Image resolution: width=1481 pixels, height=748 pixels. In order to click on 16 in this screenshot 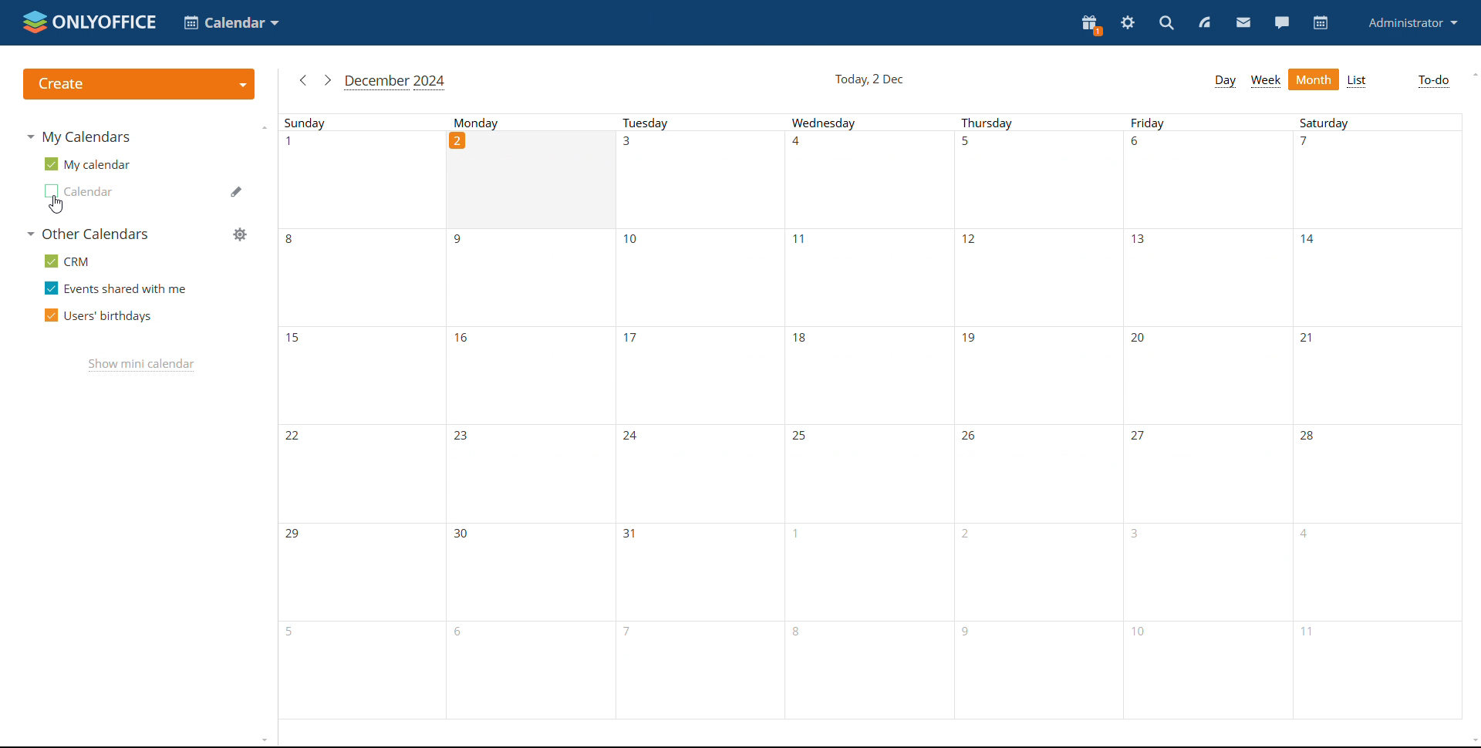, I will do `click(531, 372)`.